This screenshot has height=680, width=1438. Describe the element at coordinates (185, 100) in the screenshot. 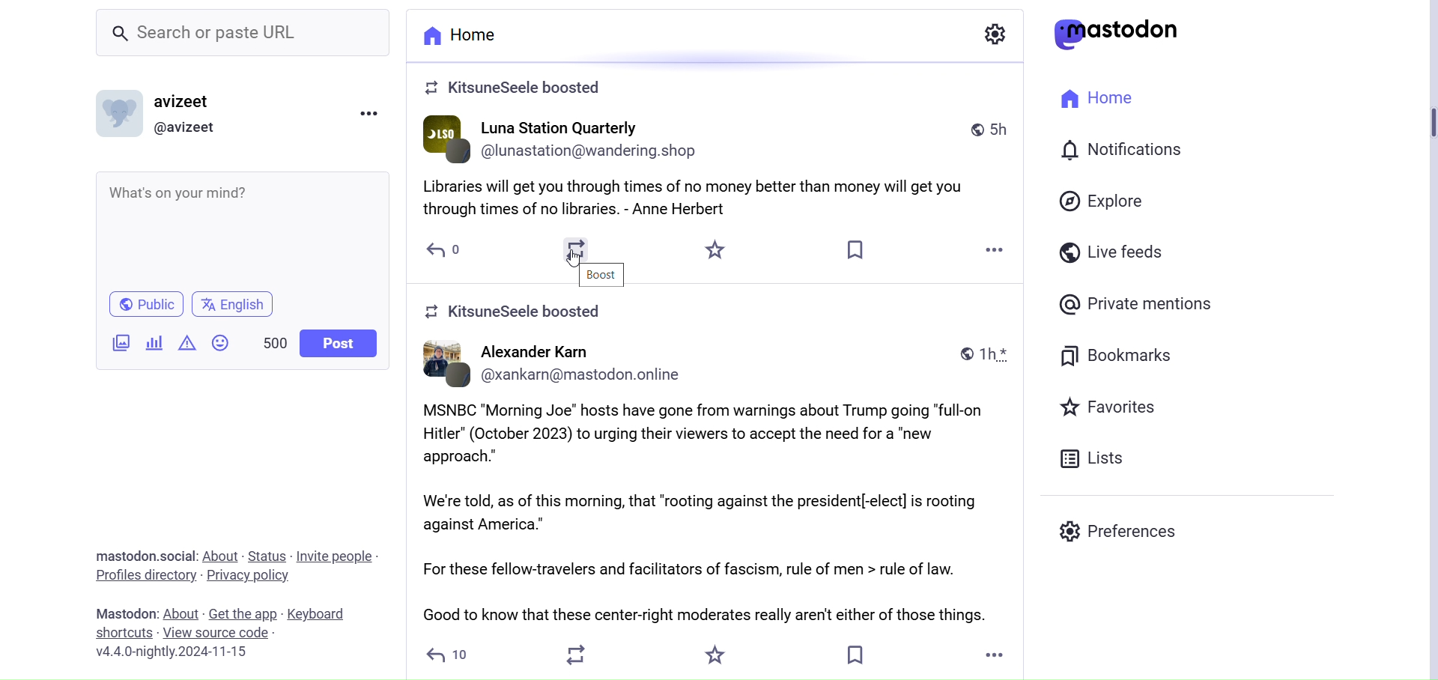

I see `username` at that location.